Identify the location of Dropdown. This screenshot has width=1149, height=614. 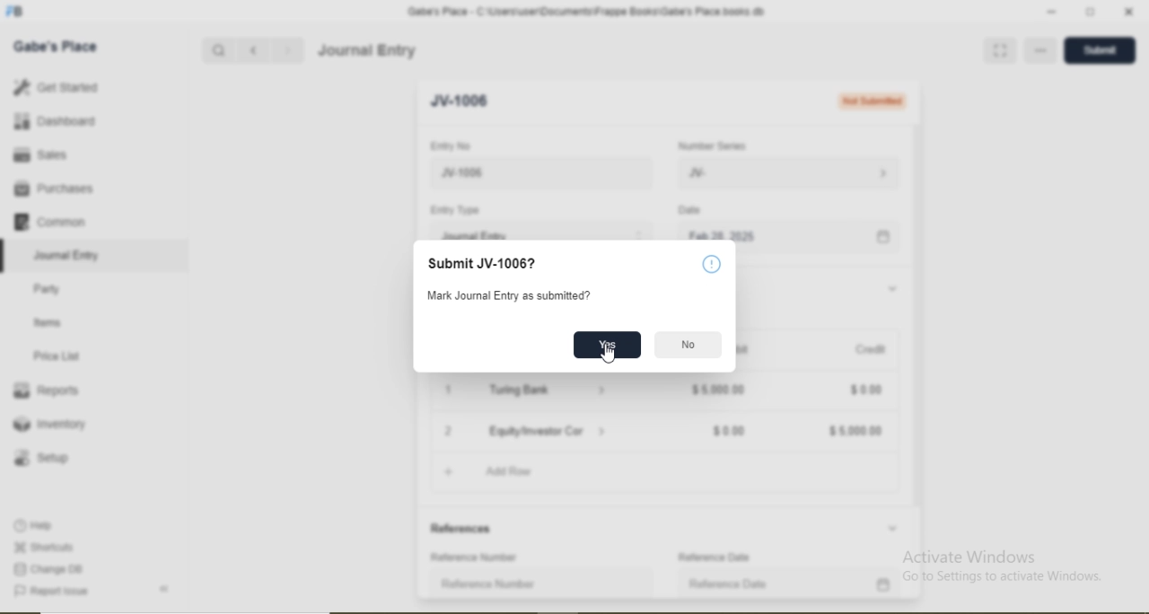
(892, 528).